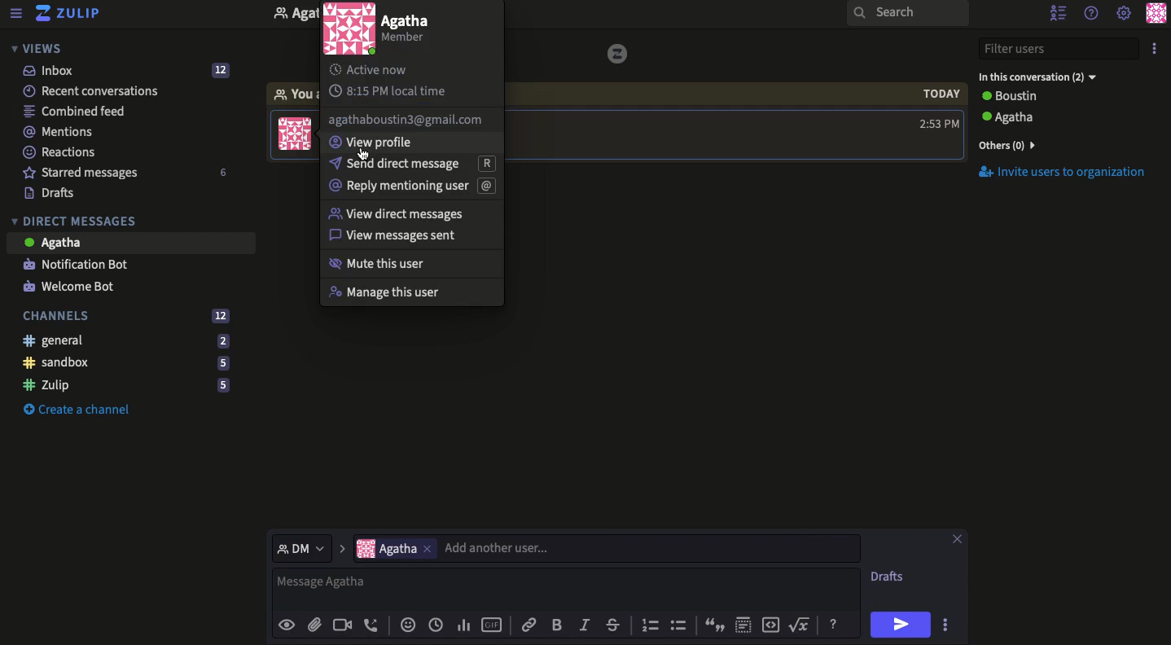 The width and height of the screenshot is (1171, 645). Describe the element at coordinates (55, 193) in the screenshot. I see `Drafts` at that location.